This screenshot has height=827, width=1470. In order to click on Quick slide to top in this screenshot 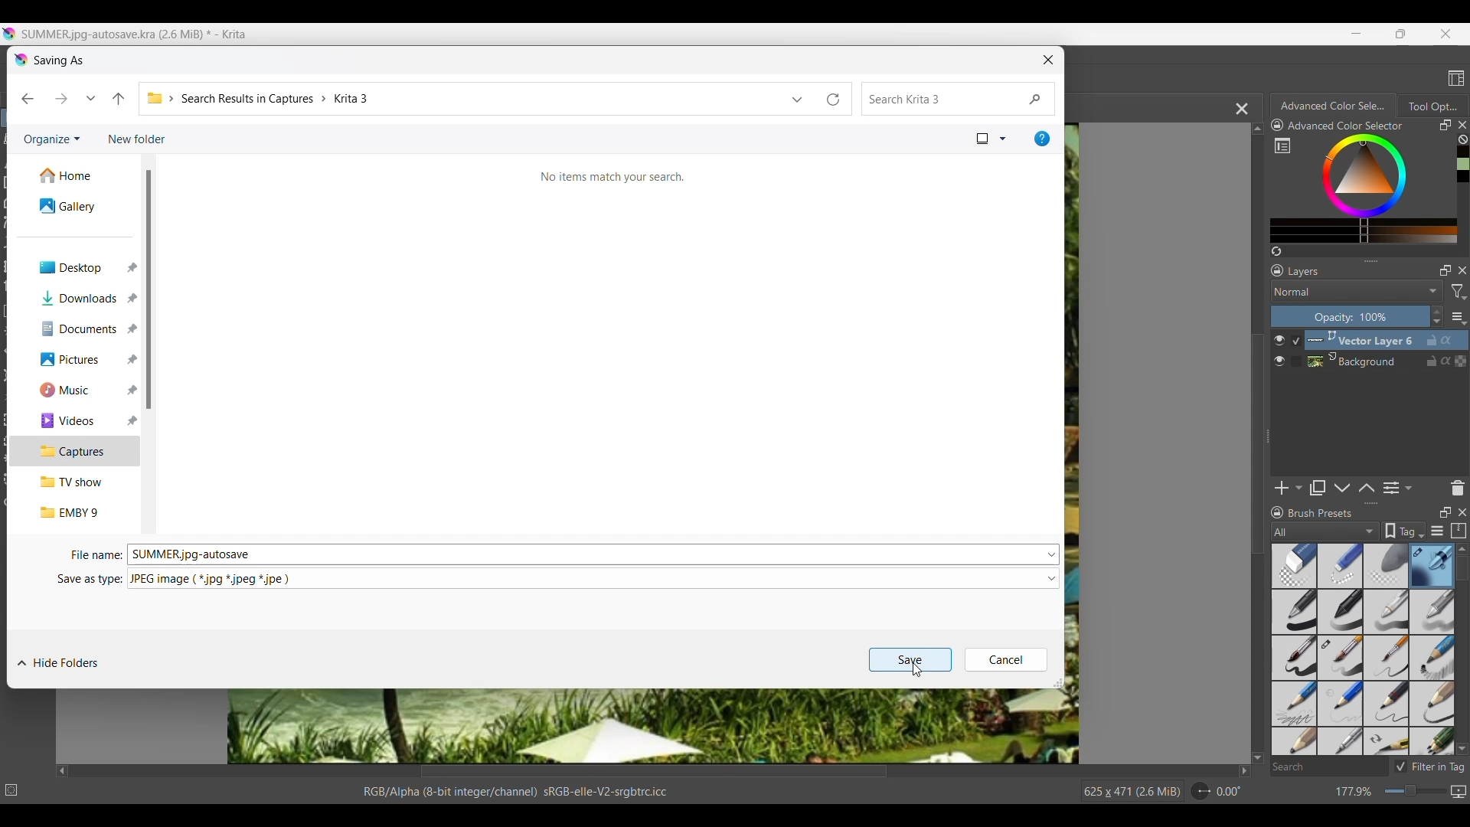, I will do `click(1462, 550)`.